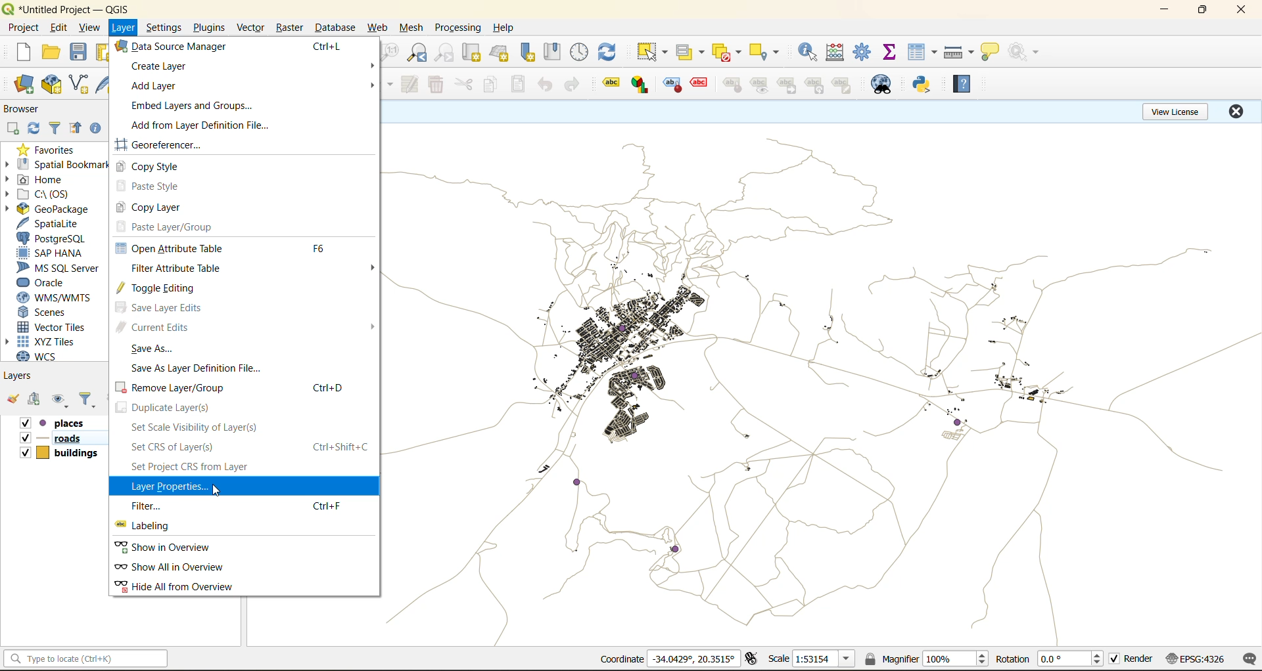 The image size is (1262, 671). What do you see at coordinates (223, 489) in the screenshot?
I see `cursor` at bounding box center [223, 489].